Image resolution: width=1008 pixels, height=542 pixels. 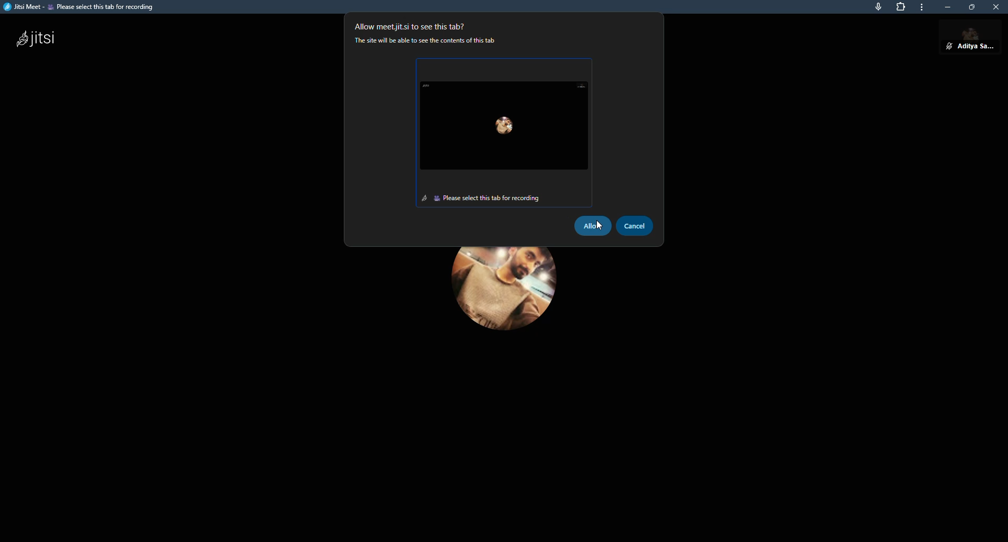 I want to click on close, so click(x=995, y=7).